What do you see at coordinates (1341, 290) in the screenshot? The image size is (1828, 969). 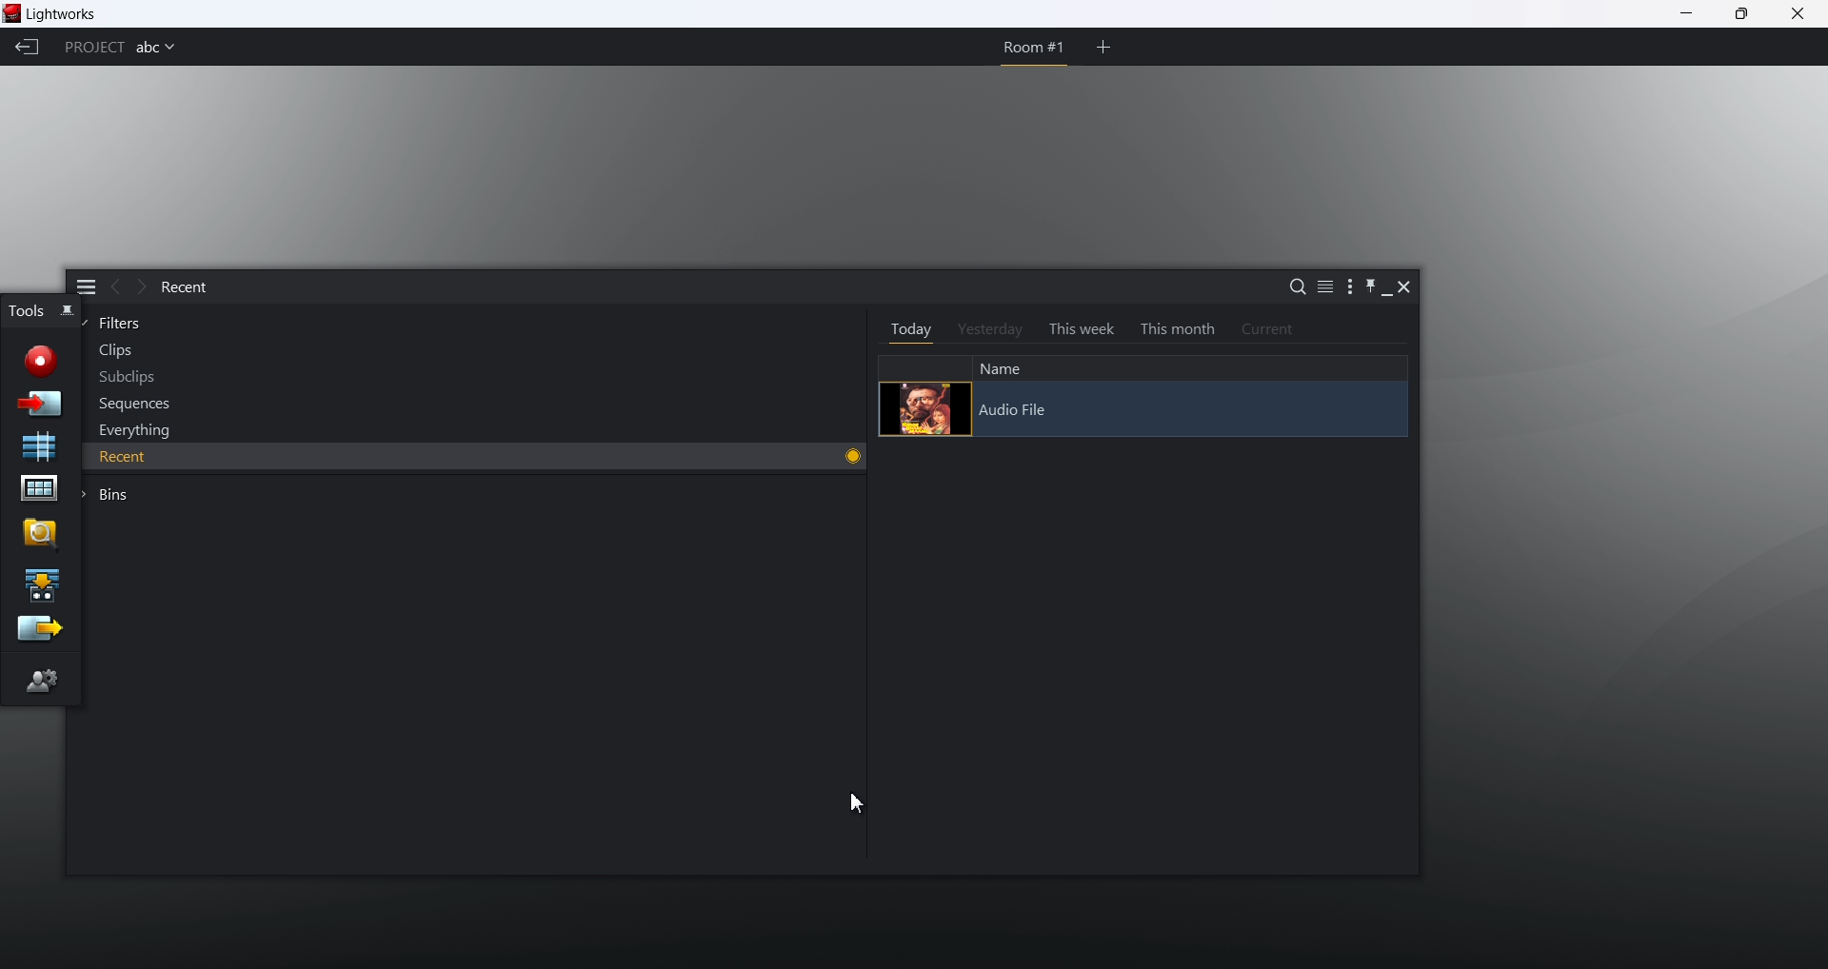 I see `more` at bounding box center [1341, 290].